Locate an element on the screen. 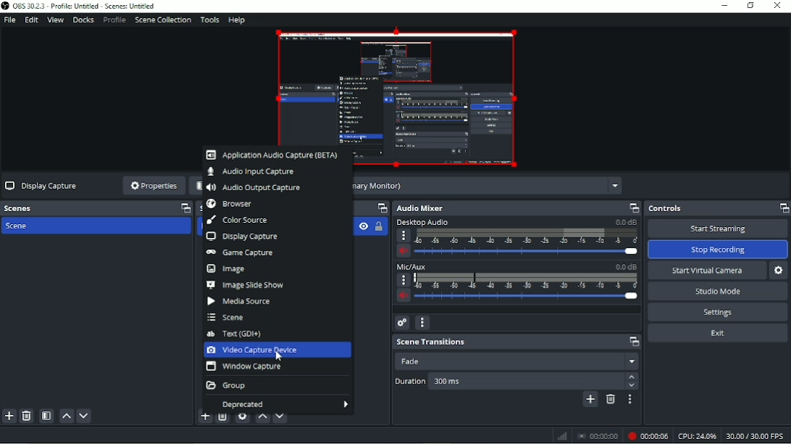 The width and height of the screenshot is (791, 444). Scene is located at coordinates (29, 226).